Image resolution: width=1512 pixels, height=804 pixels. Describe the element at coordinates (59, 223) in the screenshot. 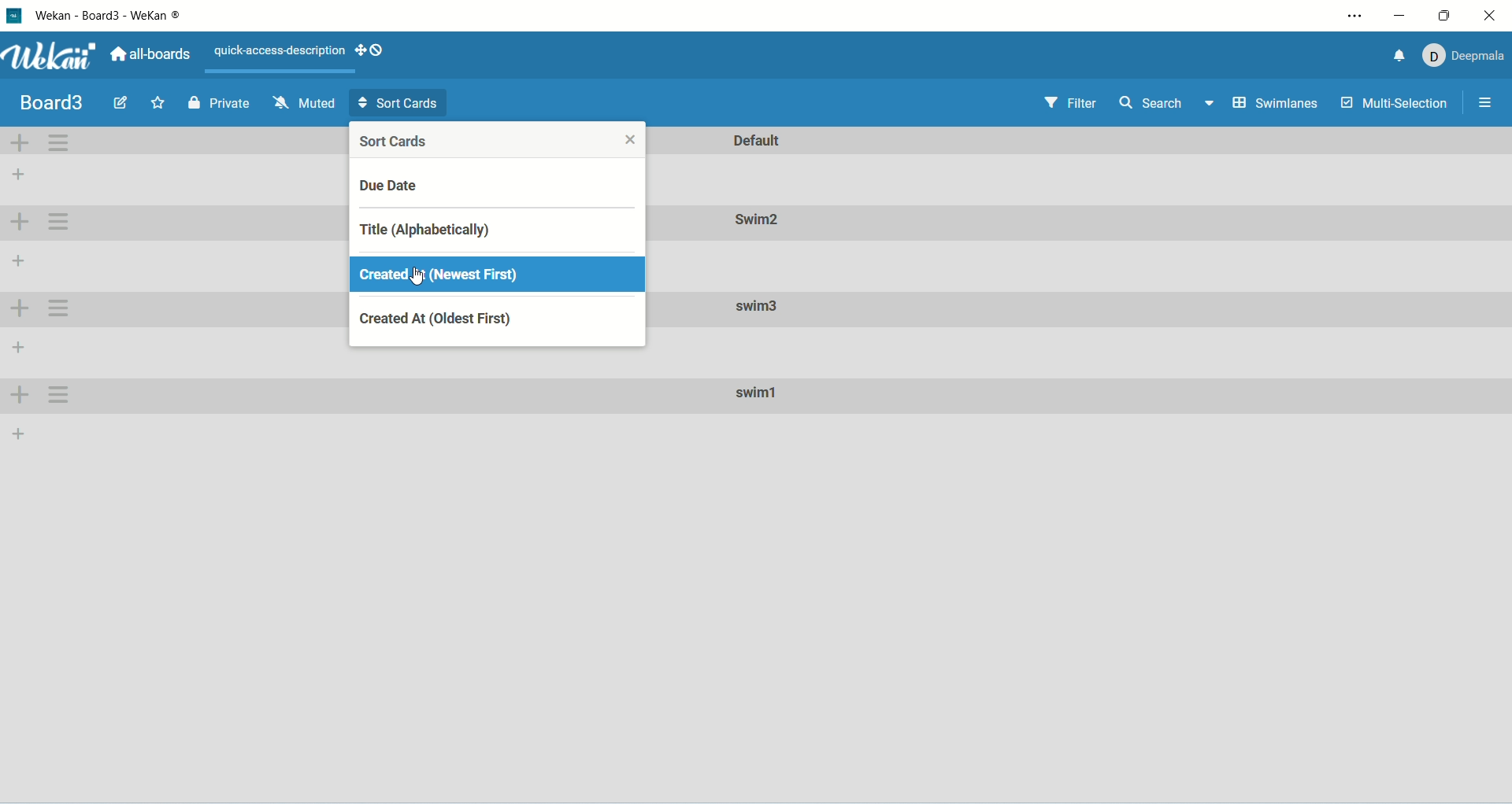

I see `swimlane actions` at that location.